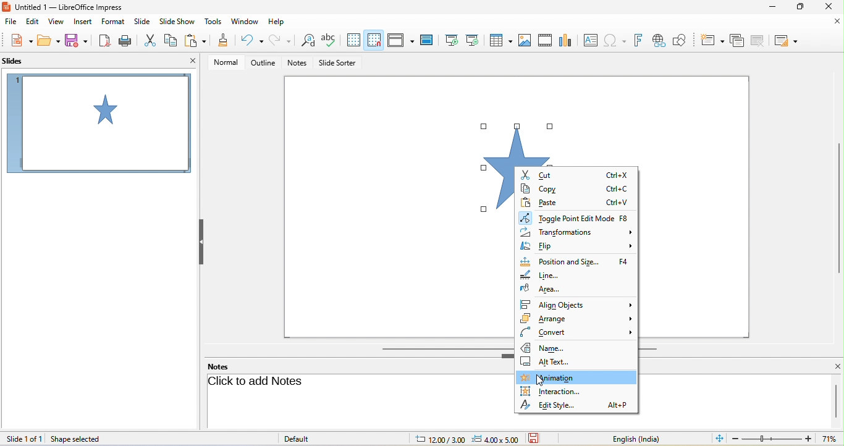 The width and height of the screenshot is (844, 446). I want to click on notes, so click(298, 63).